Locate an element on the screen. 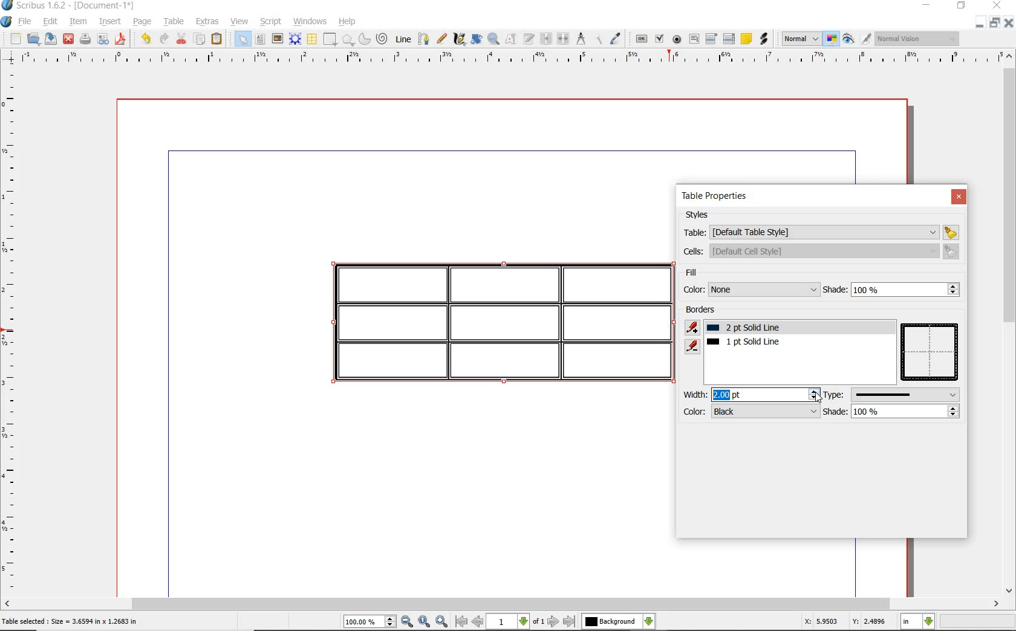 The width and height of the screenshot is (1016, 631). border added is located at coordinates (504, 325).